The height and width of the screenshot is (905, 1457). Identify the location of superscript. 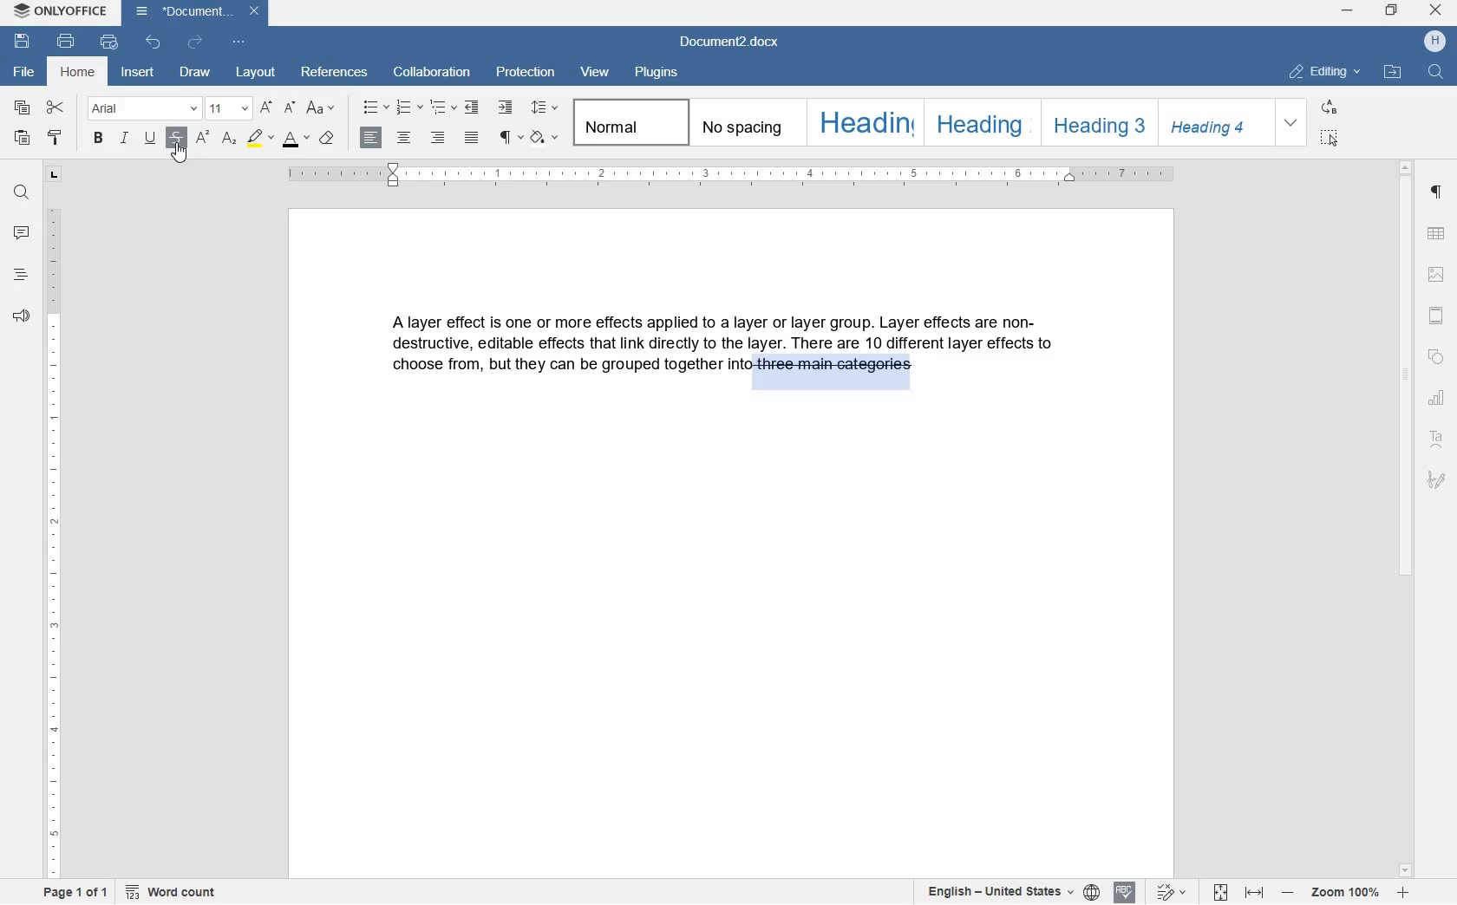
(203, 140).